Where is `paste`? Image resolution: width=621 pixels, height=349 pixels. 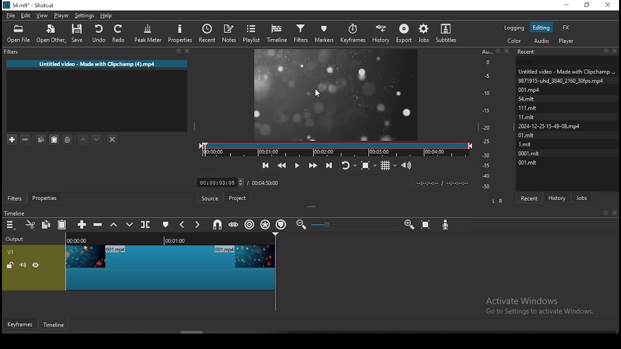
paste is located at coordinates (53, 140).